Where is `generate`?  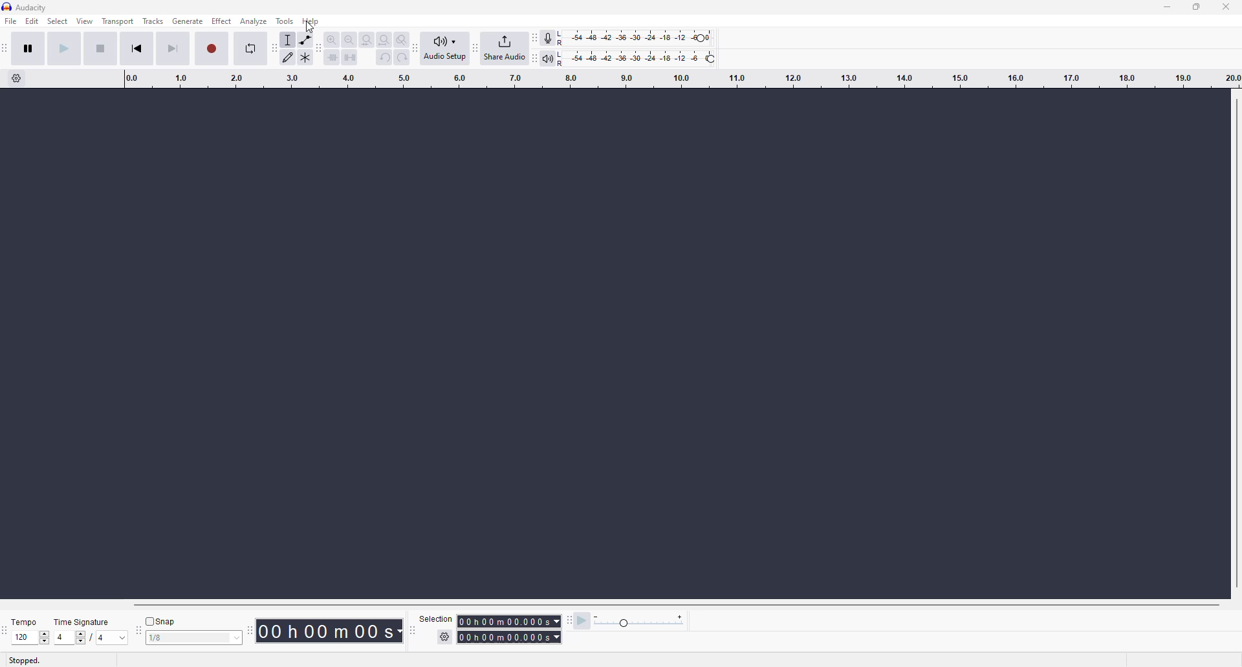
generate is located at coordinates (188, 23).